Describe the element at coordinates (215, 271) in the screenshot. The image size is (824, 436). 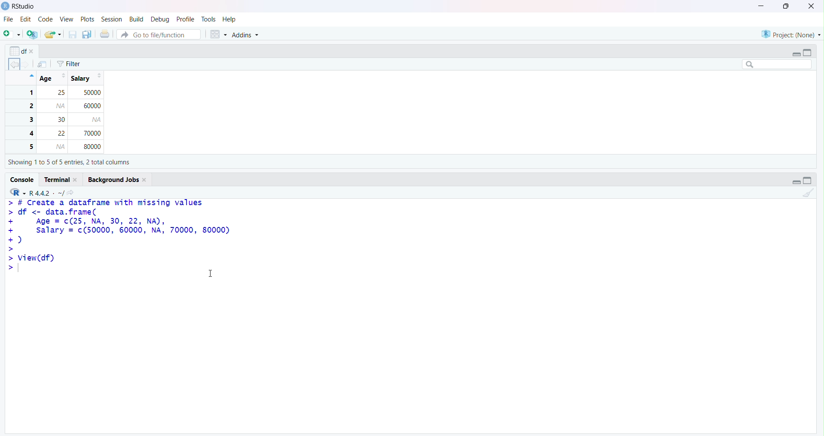
I see `Text cursor` at that location.